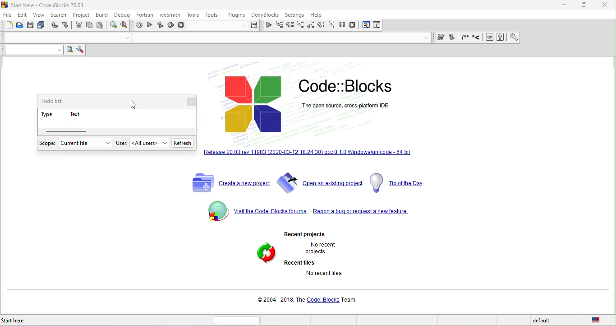  What do you see at coordinates (377, 26) in the screenshot?
I see `various info` at bounding box center [377, 26].